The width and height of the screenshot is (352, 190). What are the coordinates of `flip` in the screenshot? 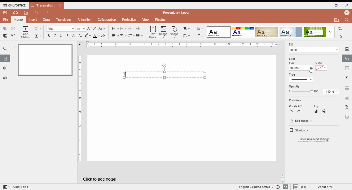 It's located at (316, 106).